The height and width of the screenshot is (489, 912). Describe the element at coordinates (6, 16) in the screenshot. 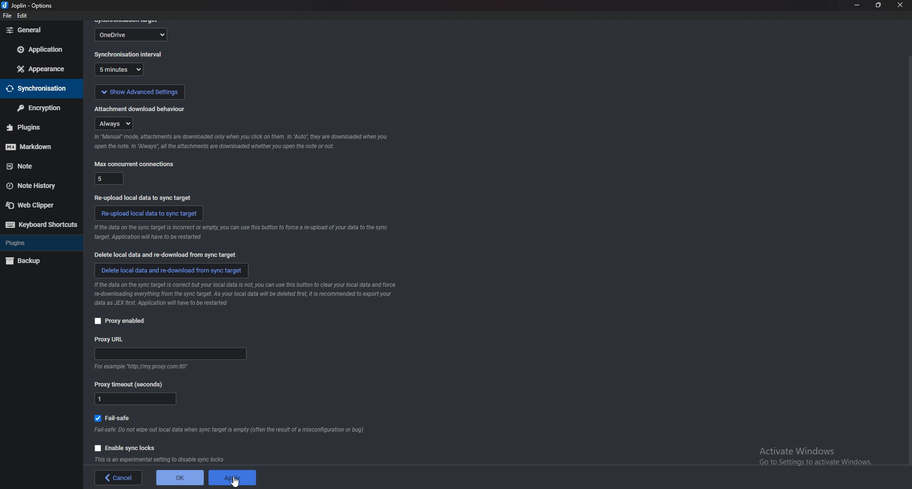

I see `file` at that location.